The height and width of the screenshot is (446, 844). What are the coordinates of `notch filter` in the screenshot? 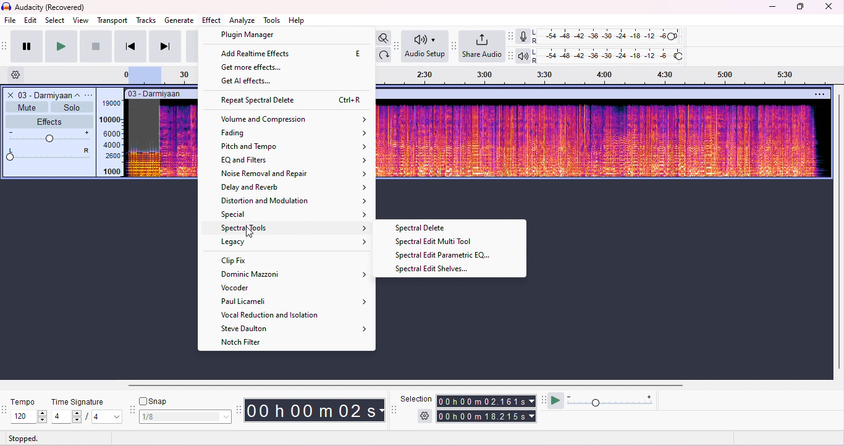 It's located at (242, 342).